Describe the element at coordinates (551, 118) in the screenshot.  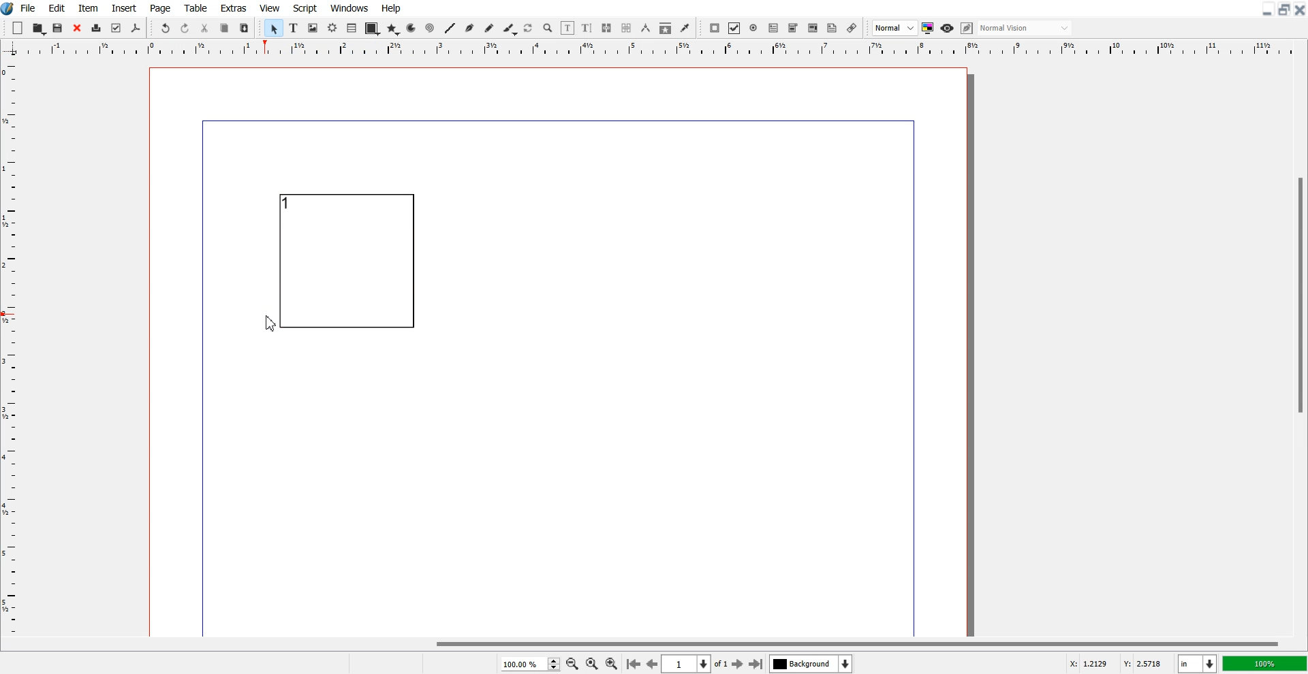
I see `margin` at that location.